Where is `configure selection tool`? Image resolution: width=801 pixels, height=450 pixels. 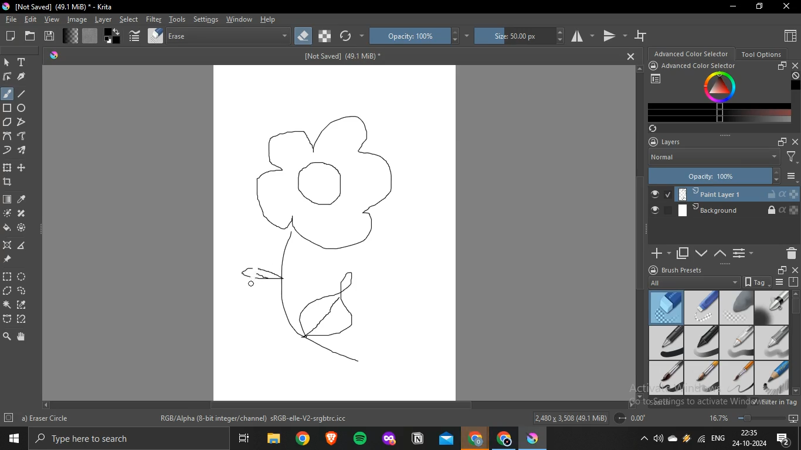 configure selection tool is located at coordinates (8, 305).